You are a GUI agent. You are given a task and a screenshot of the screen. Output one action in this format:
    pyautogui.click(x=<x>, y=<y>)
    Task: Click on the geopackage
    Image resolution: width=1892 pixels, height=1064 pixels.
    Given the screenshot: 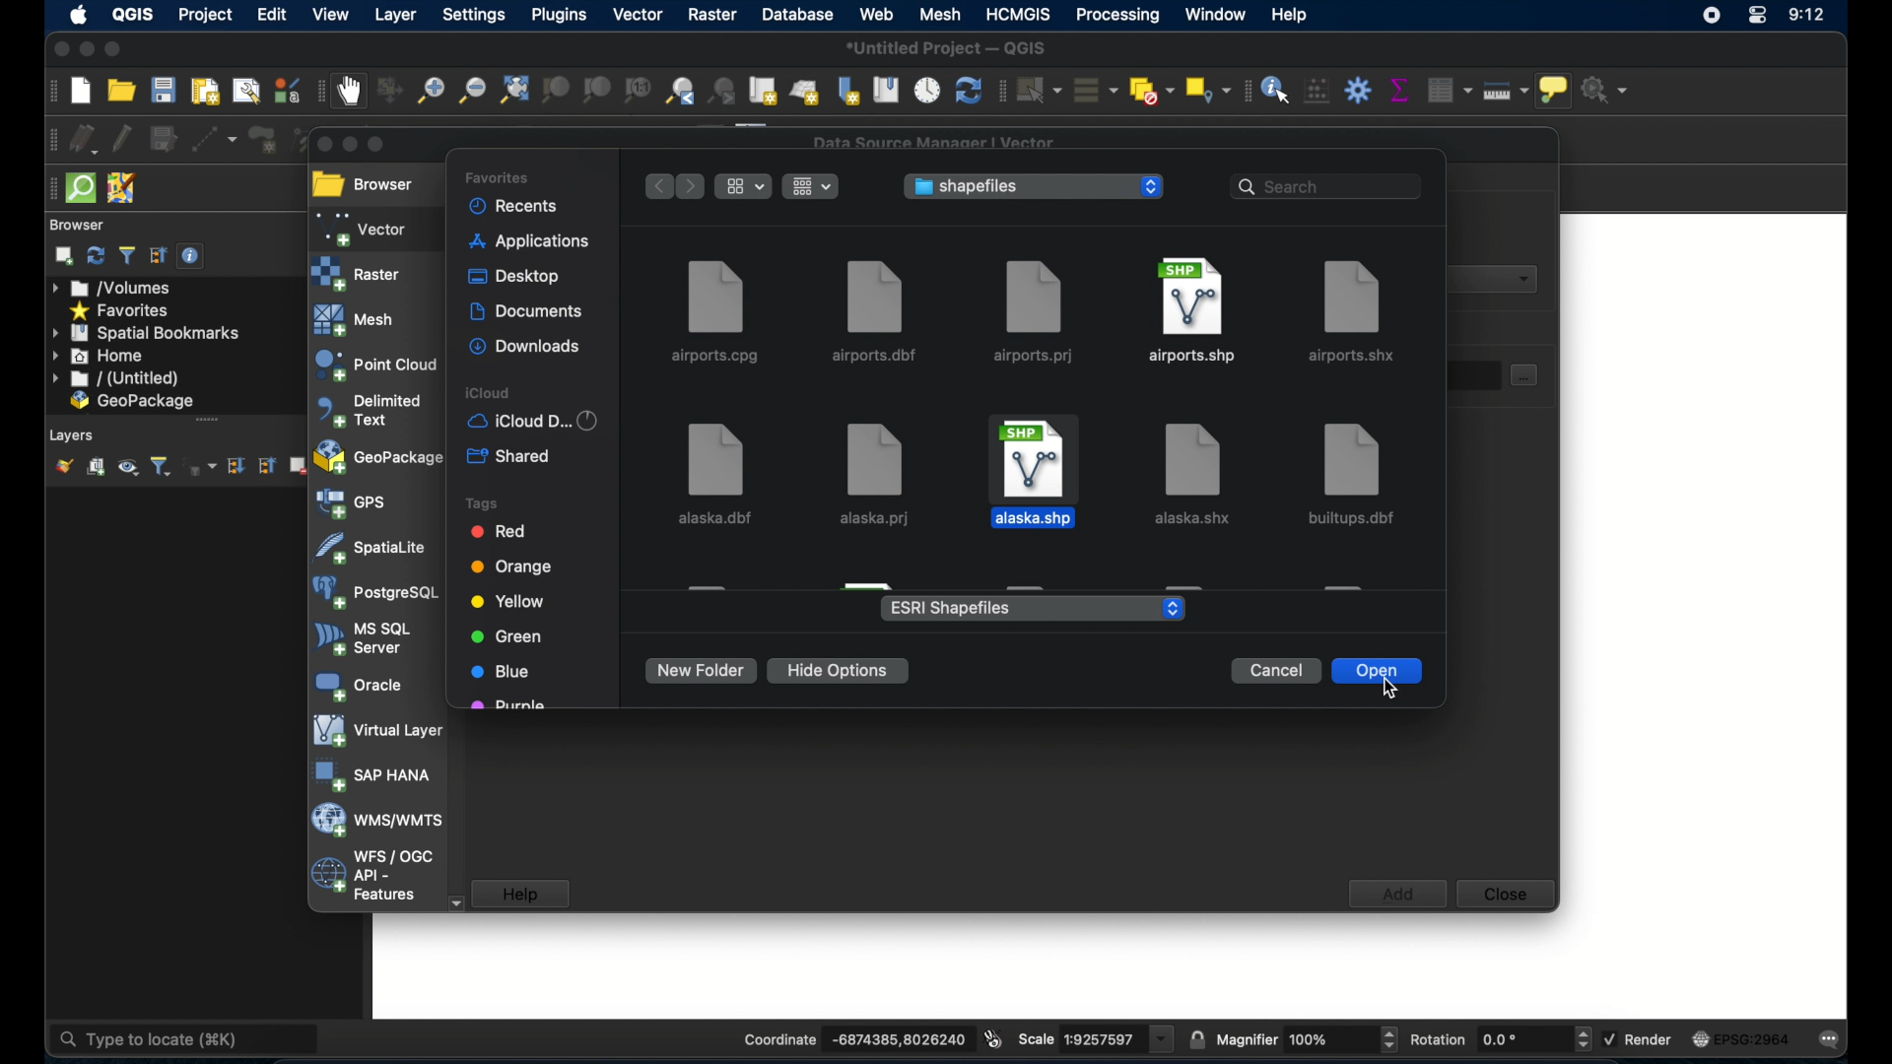 What is the action you would take?
    pyautogui.click(x=379, y=459)
    